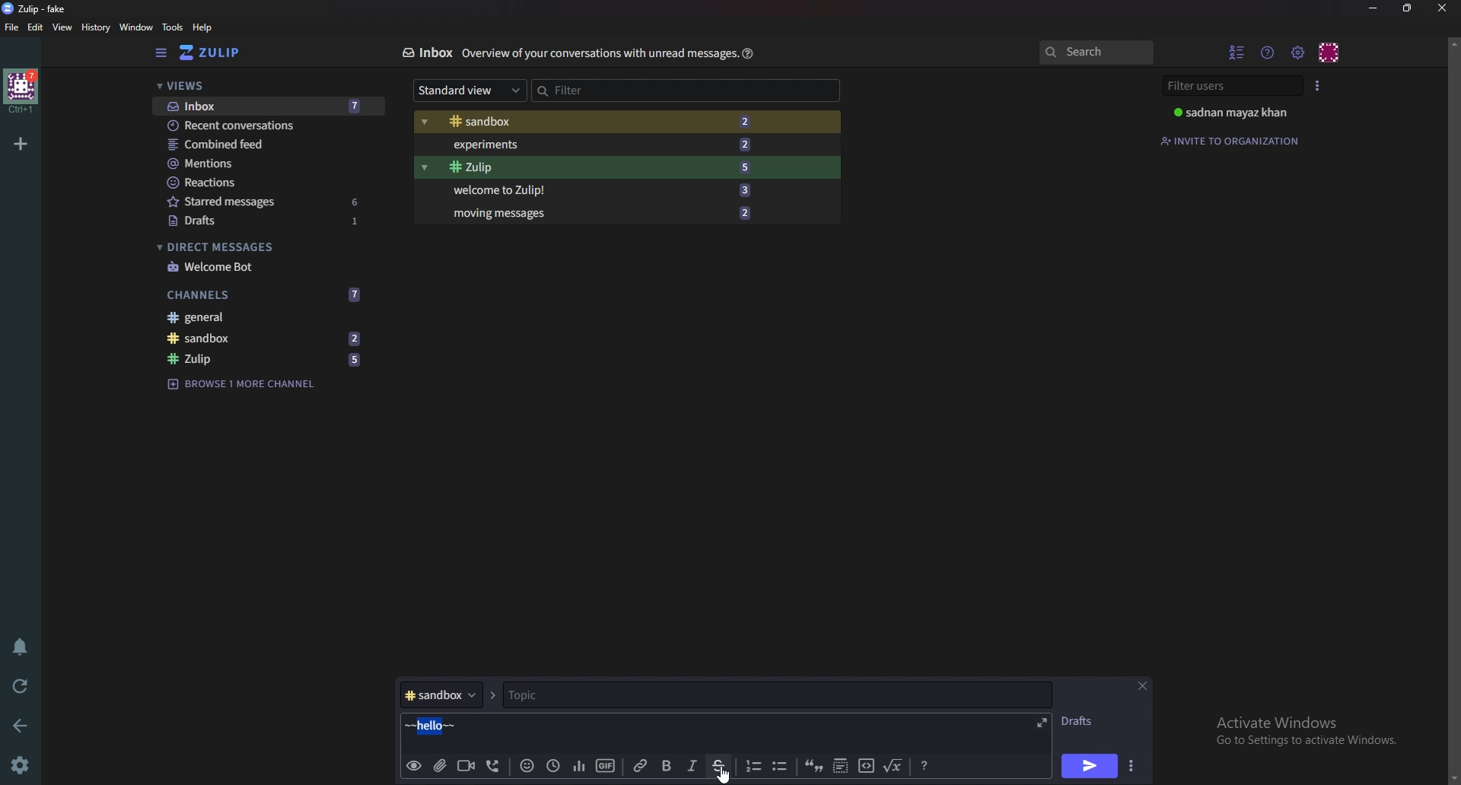 Image resolution: width=1461 pixels, height=785 pixels. What do you see at coordinates (271, 104) in the screenshot?
I see `Inbox` at bounding box center [271, 104].